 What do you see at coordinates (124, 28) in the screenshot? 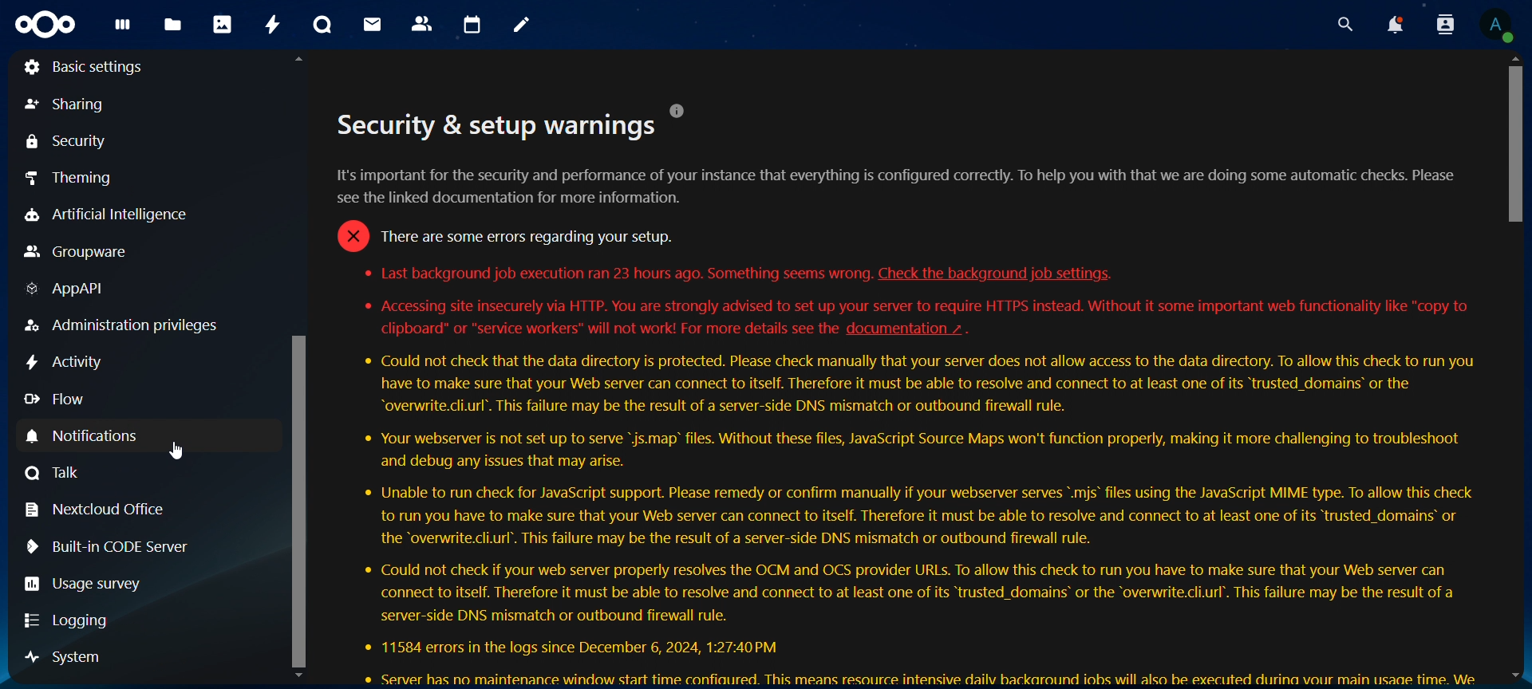
I see `dashboard` at bounding box center [124, 28].